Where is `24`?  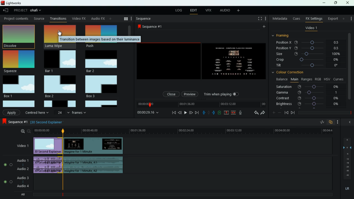 24 is located at coordinates (62, 112).